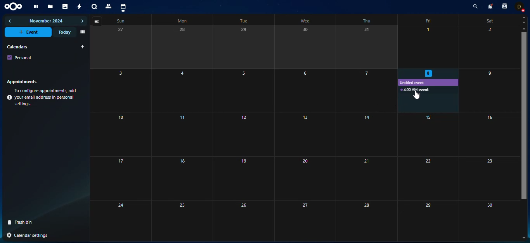 The width and height of the screenshot is (530, 243). I want to click on dashboard, so click(35, 7).